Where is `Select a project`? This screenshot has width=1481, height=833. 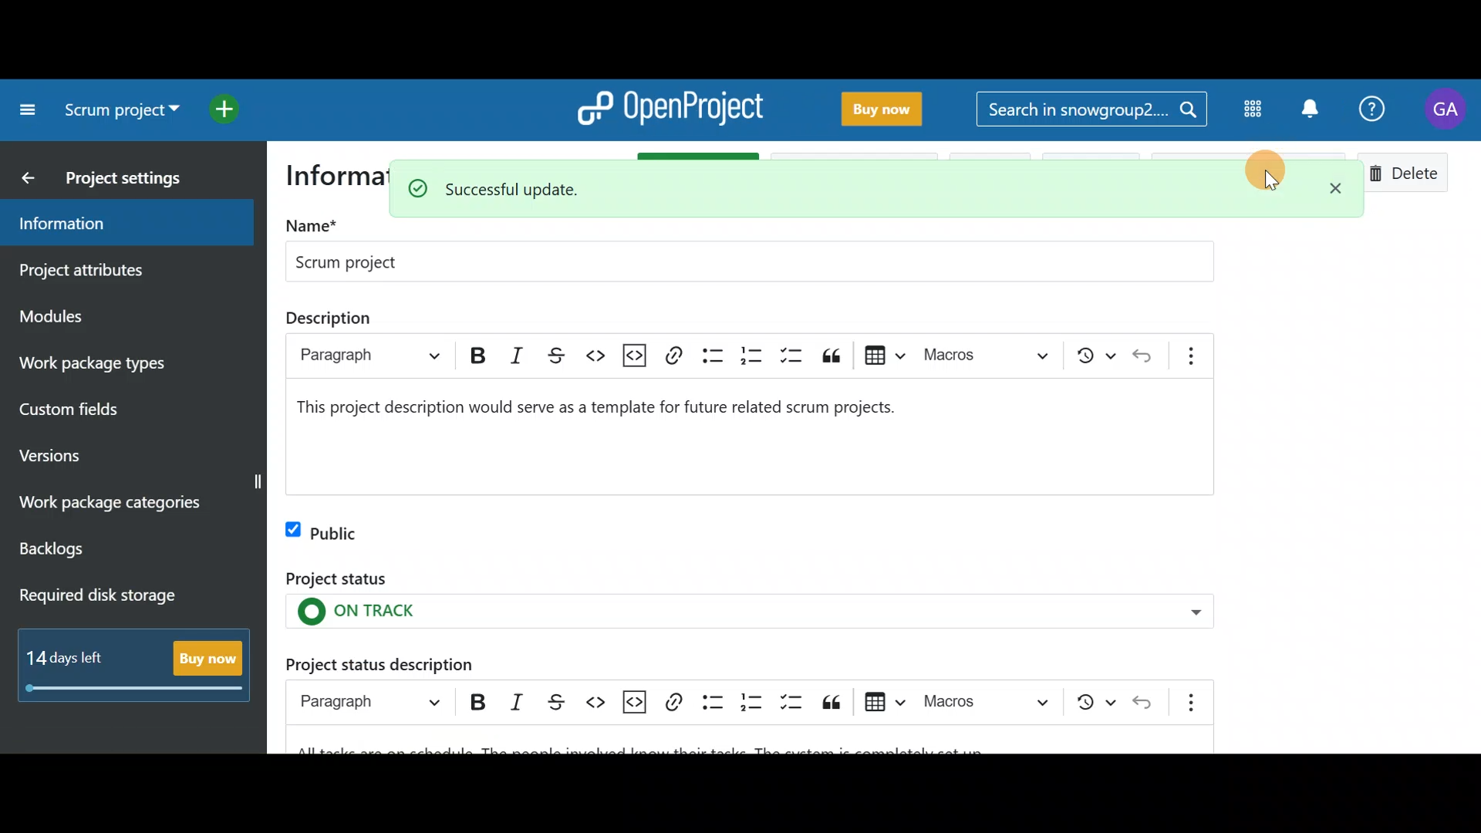 Select a project is located at coordinates (125, 116).